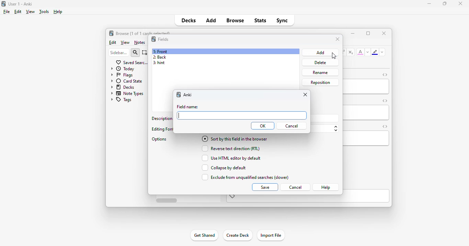 The width and height of the screenshot is (469, 246). What do you see at coordinates (325, 187) in the screenshot?
I see `help` at bounding box center [325, 187].